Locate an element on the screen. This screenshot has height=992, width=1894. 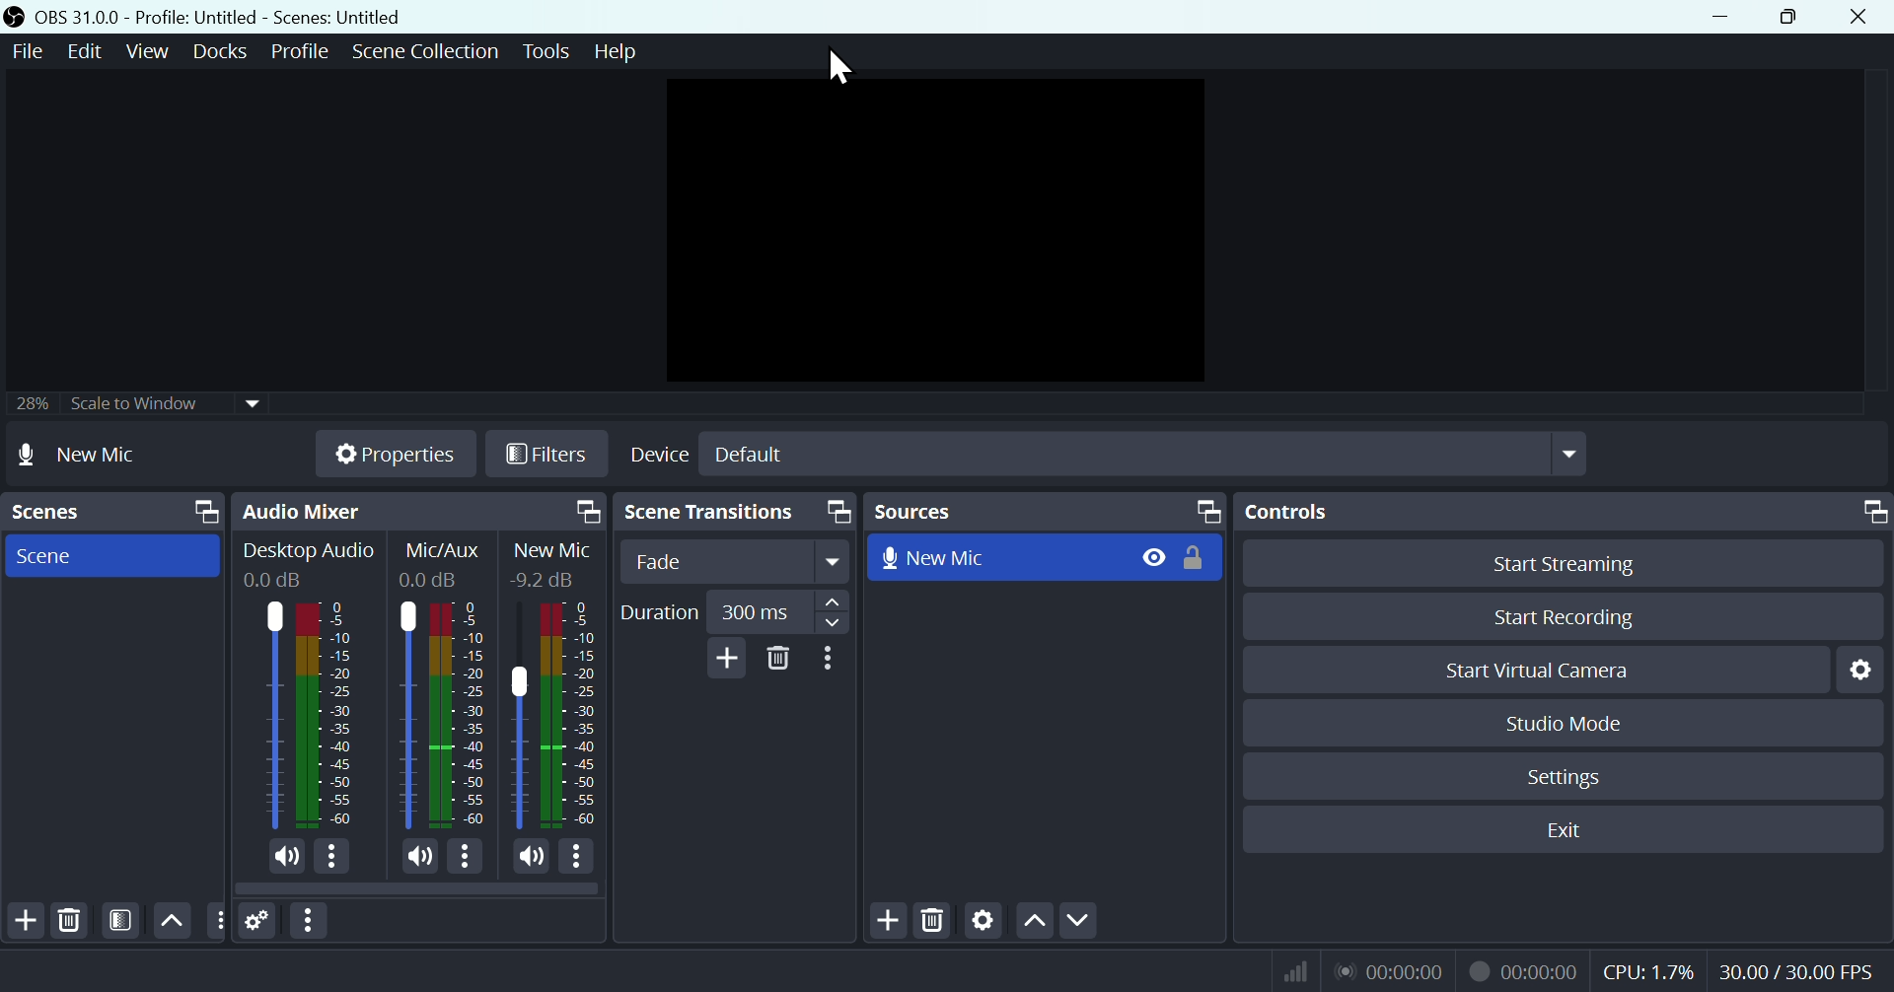
fade is located at coordinates (737, 562).